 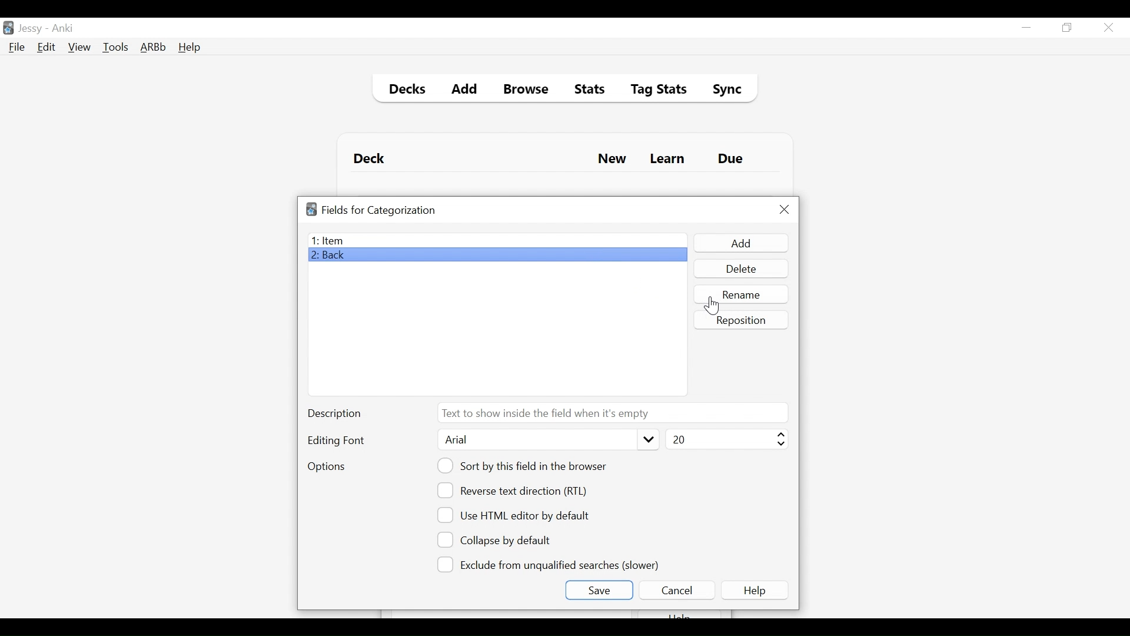 I want to click on Select Editing Font, so click(x=547, y=440).